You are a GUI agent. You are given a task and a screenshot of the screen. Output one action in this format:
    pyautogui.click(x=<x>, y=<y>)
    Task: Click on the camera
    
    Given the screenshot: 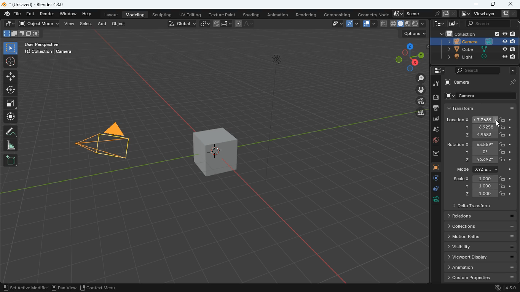 What is the action you would take?
    pyautogui.click(x=480, y=96)
    